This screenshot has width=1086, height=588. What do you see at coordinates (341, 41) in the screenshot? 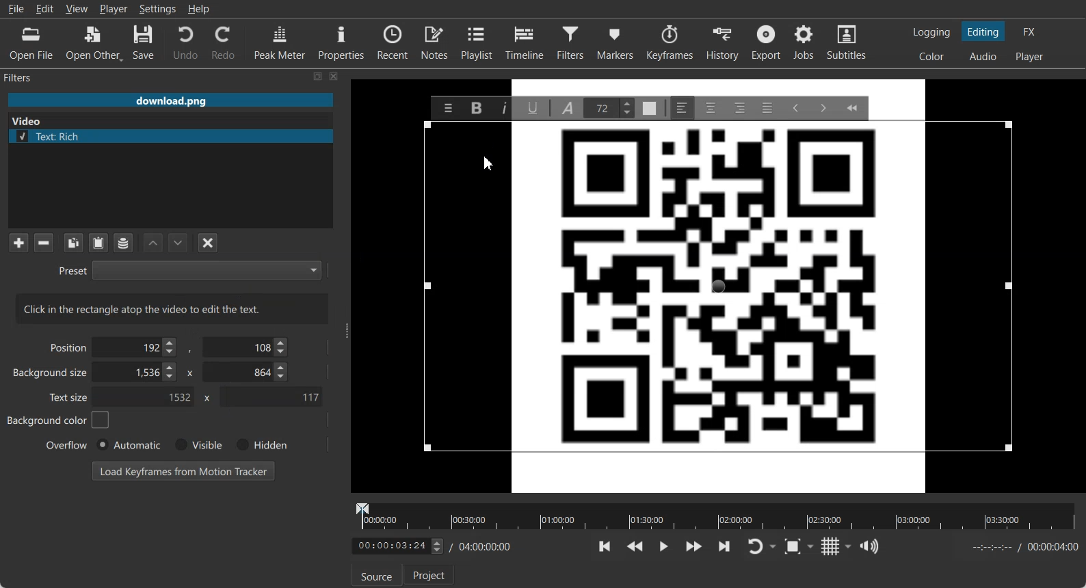
I see `Properties` at bounding box center [341, 41].